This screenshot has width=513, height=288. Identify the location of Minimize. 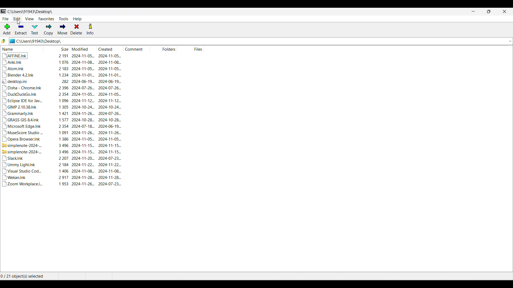
(473, 11).